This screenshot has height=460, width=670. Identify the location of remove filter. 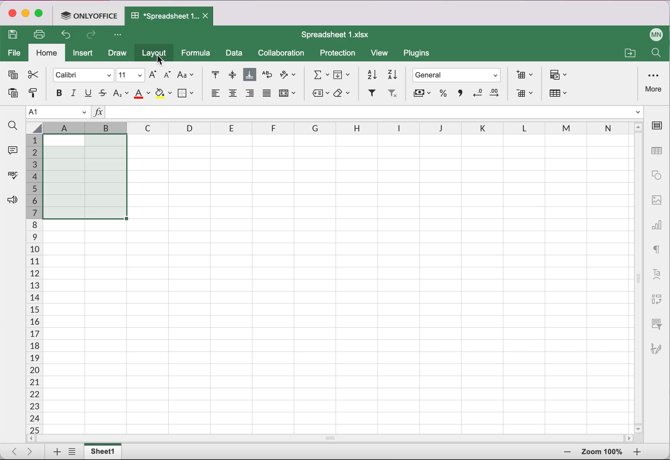
(392, 95).